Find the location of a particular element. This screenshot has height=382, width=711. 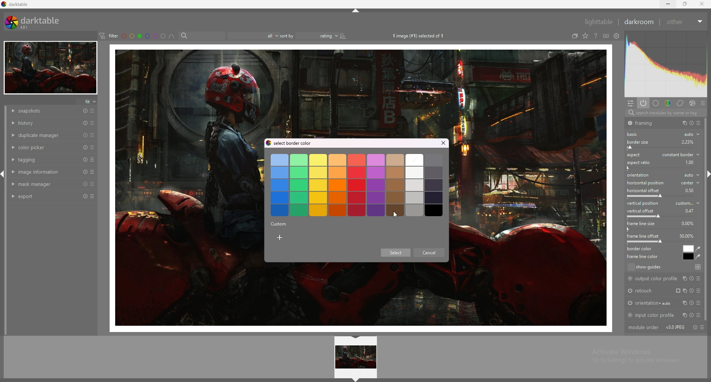

border size is located at coordinates (648, 142).